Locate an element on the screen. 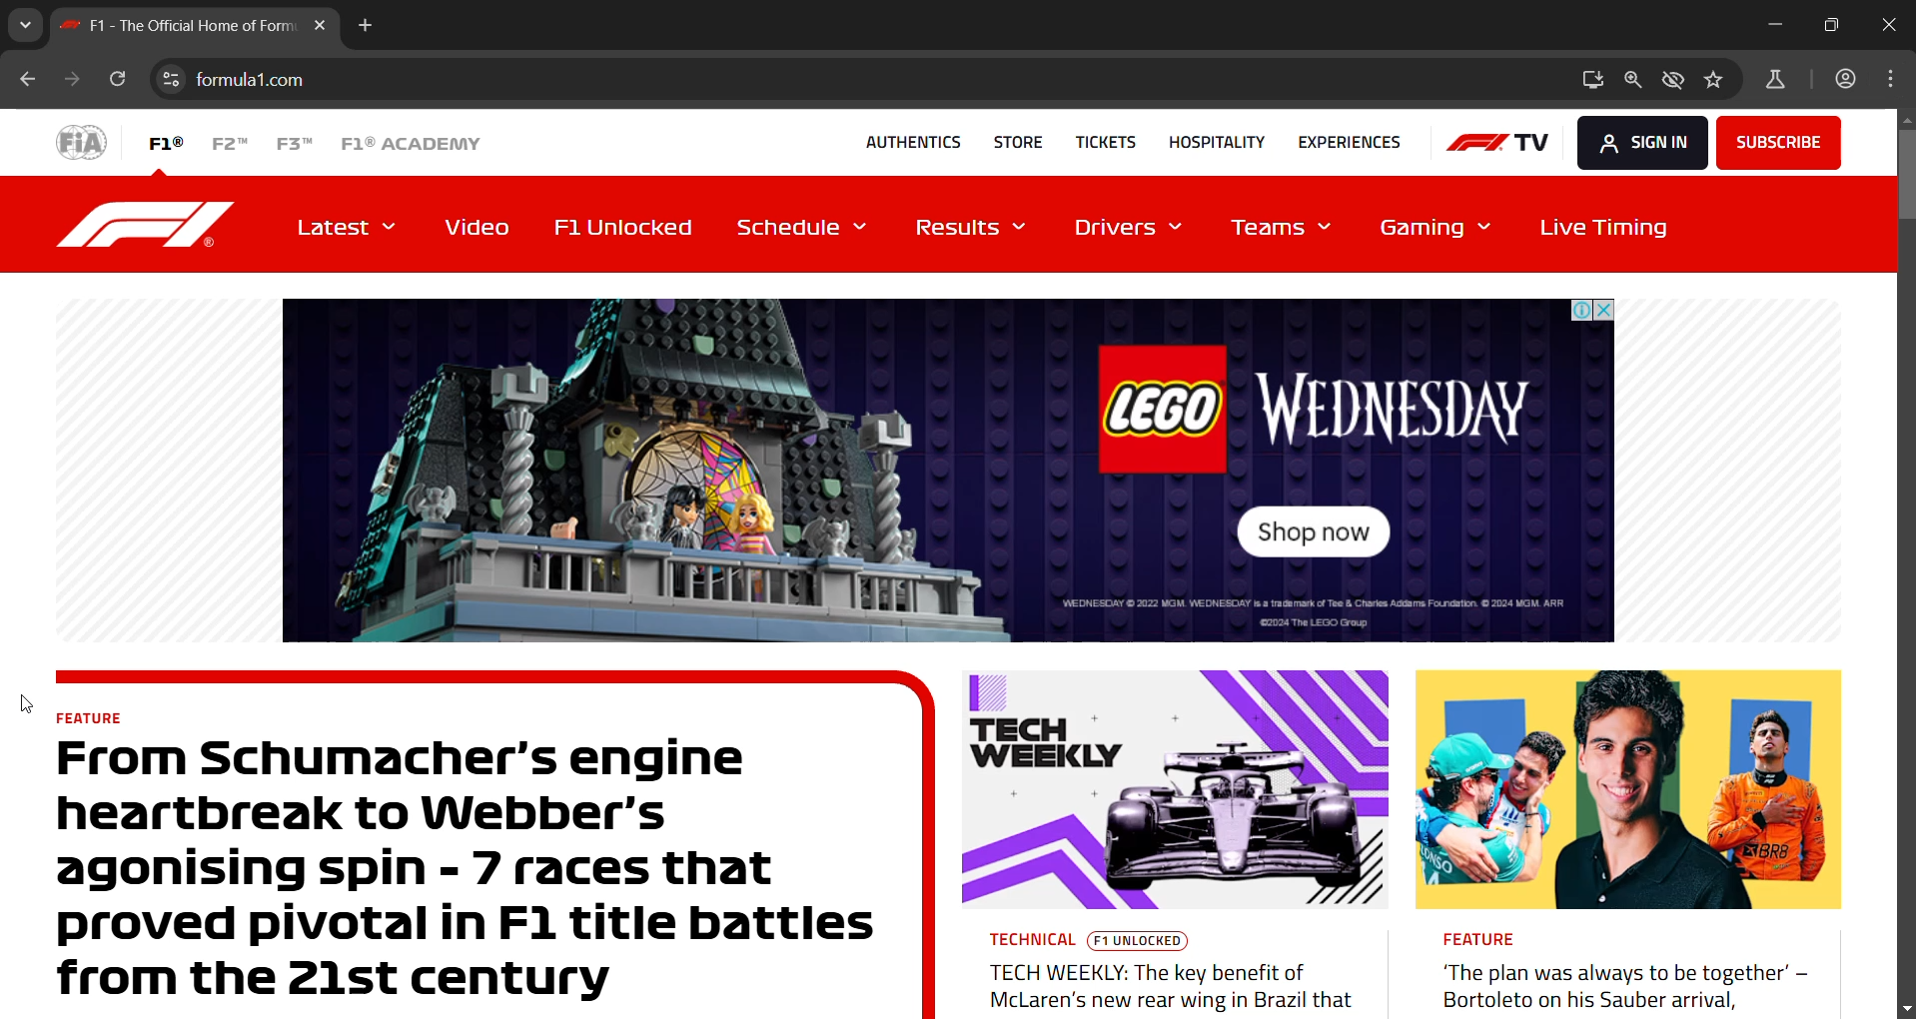 Image resolution: width=1916 pixels, height=1019 pixels. F1® is located at coordinates (164, 142).